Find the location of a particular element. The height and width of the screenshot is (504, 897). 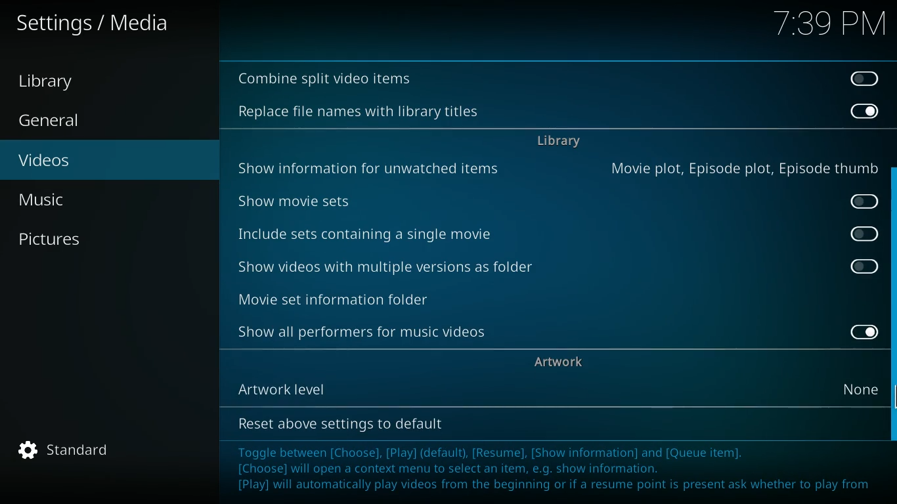

reset above setting to default is located at coordinates (340, 424).